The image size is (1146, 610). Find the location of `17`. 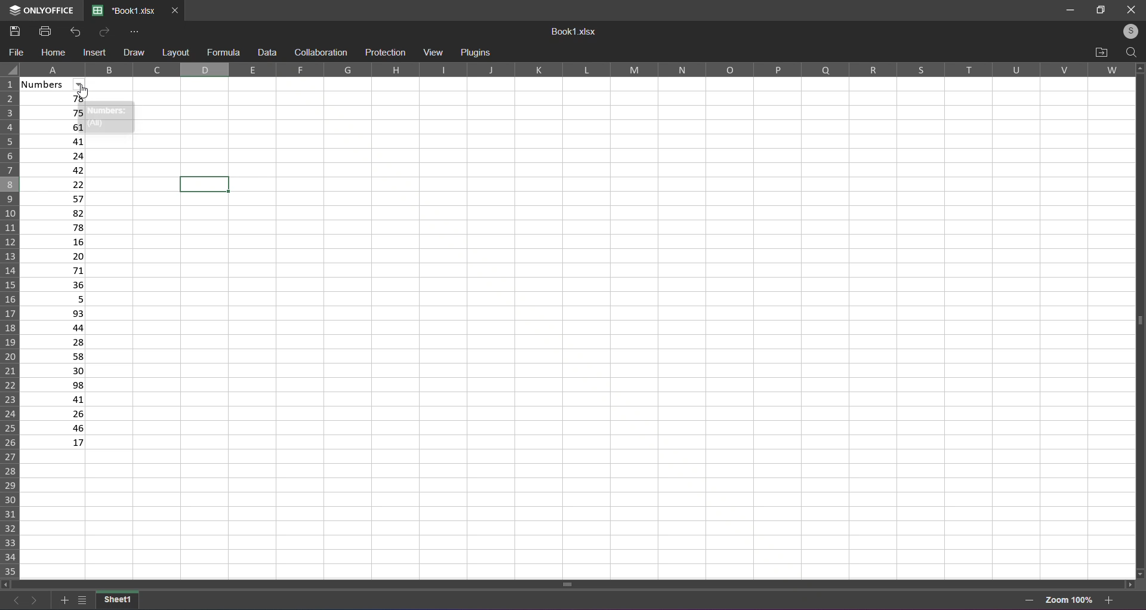

17 is located at coordinates (54, 443).